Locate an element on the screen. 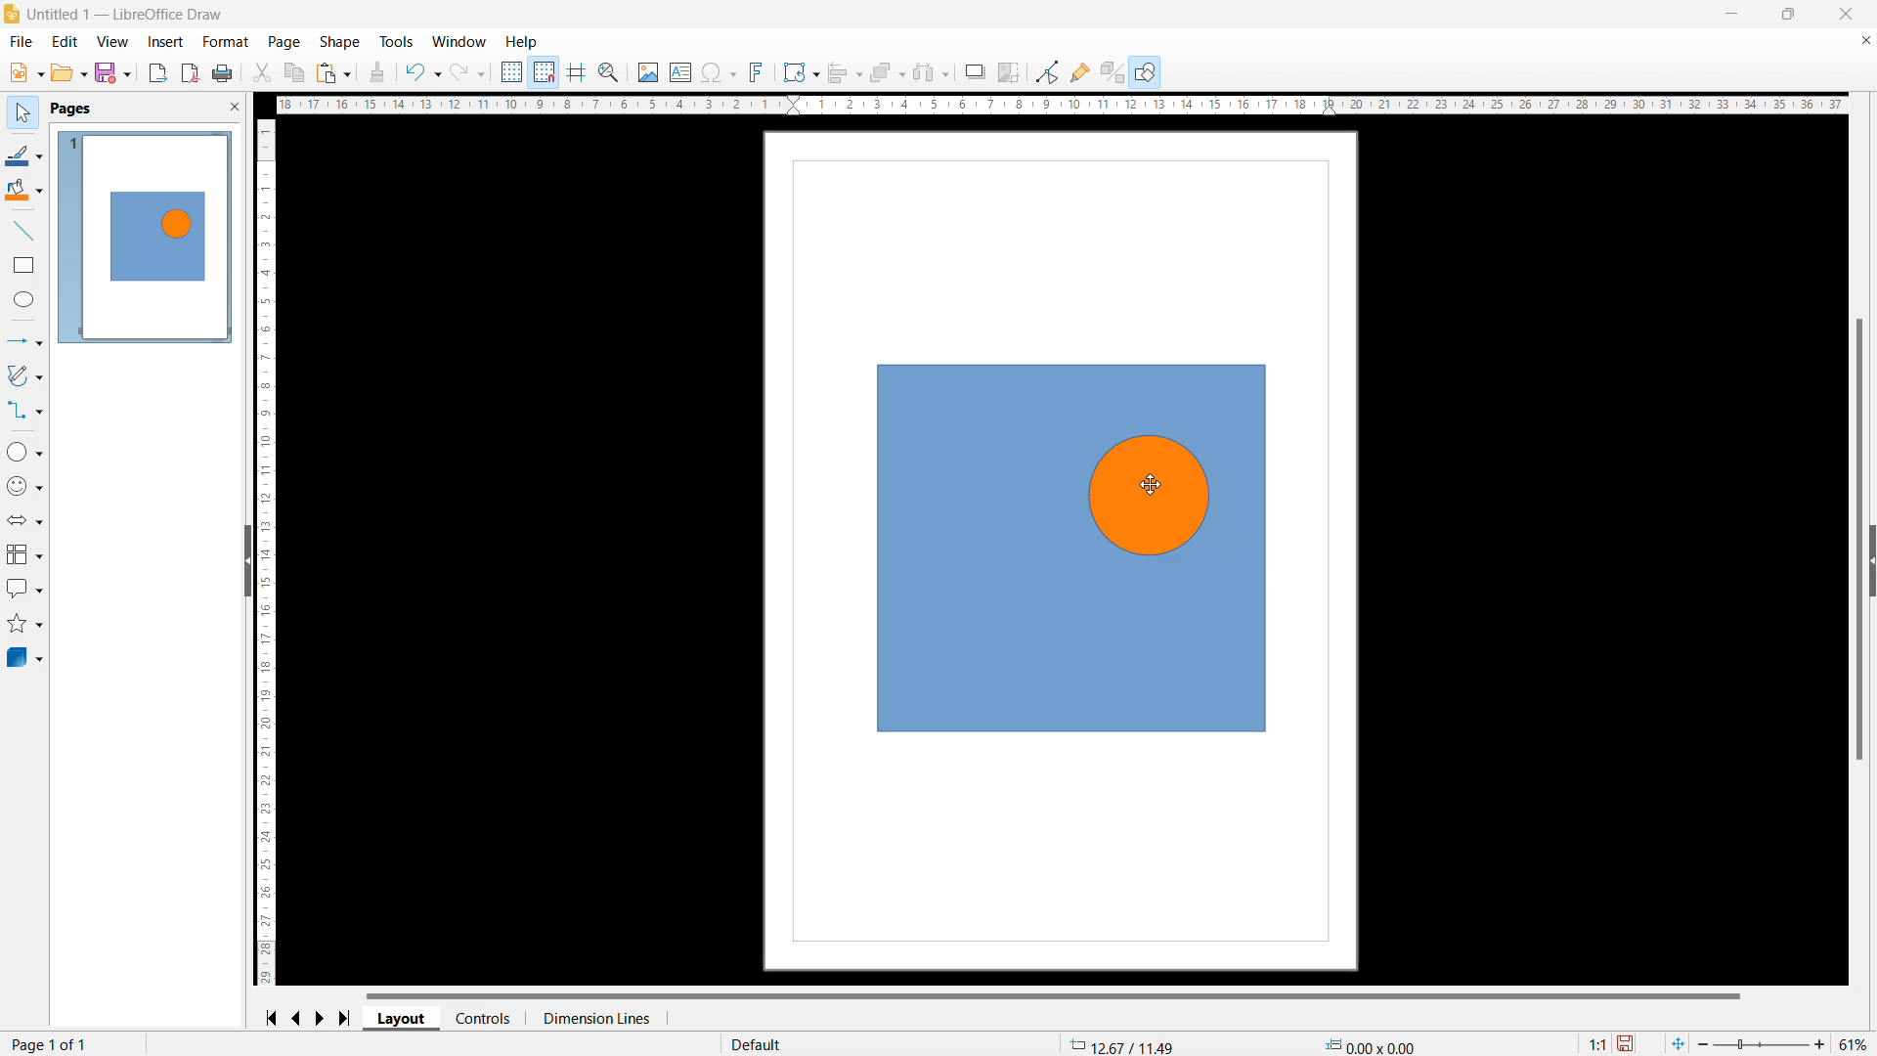  vertical ruler is located at coordinates (269, 552).